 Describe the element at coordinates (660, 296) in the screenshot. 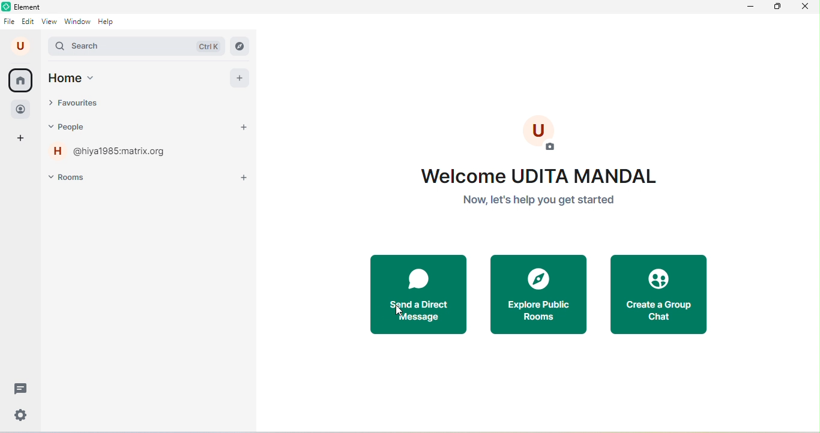

I see `create a group chat` at that location.